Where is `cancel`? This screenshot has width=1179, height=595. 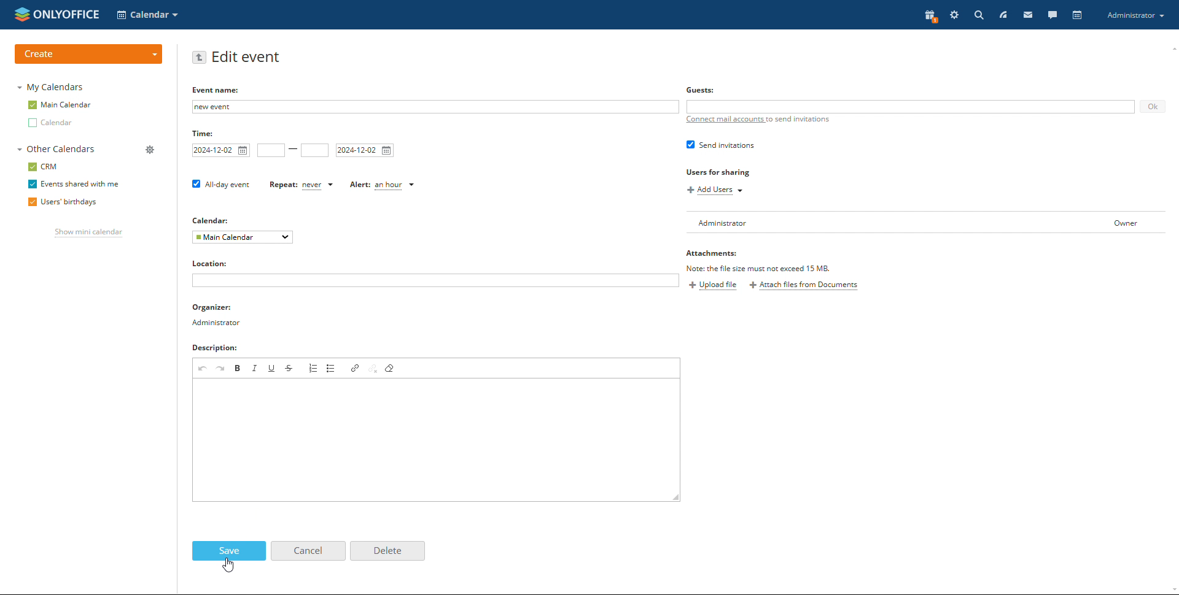
cancel is located at coordinates (309, 551).